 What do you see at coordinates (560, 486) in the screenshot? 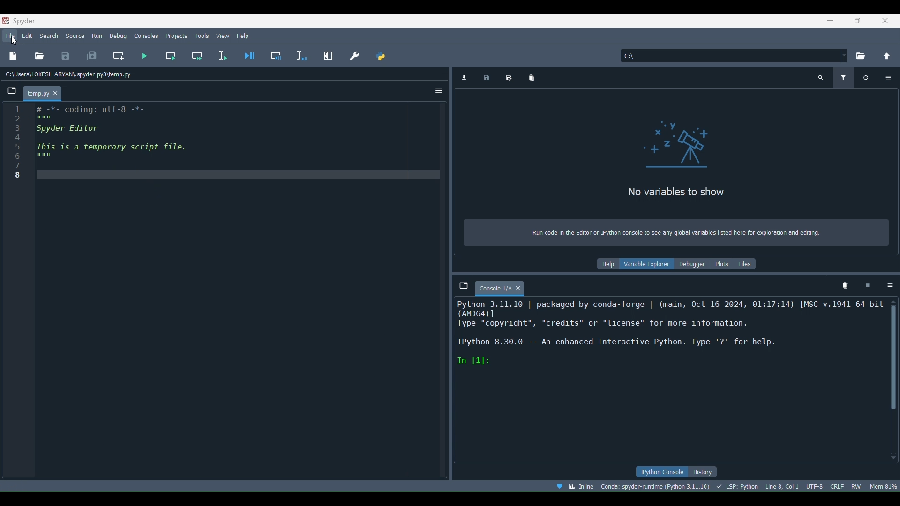
I see `Help Spyder!` at bounding box center [560, 486].